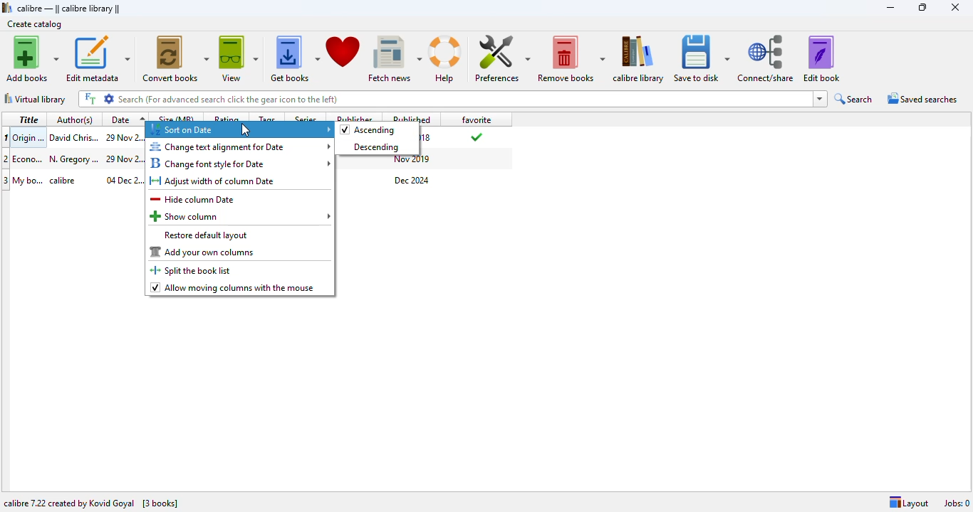  Describe the element at coordinates (957, 503) in the screenshot. I see `jobs: 0` at that location.